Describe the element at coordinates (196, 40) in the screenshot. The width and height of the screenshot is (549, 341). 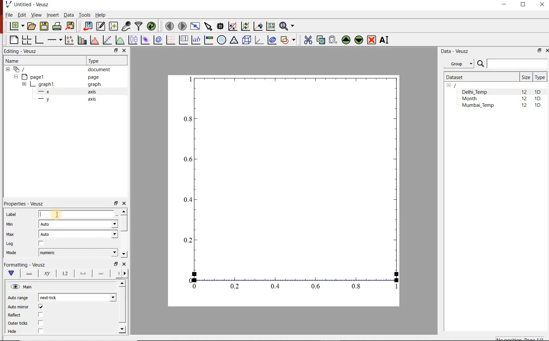
I see `text label` at that location.